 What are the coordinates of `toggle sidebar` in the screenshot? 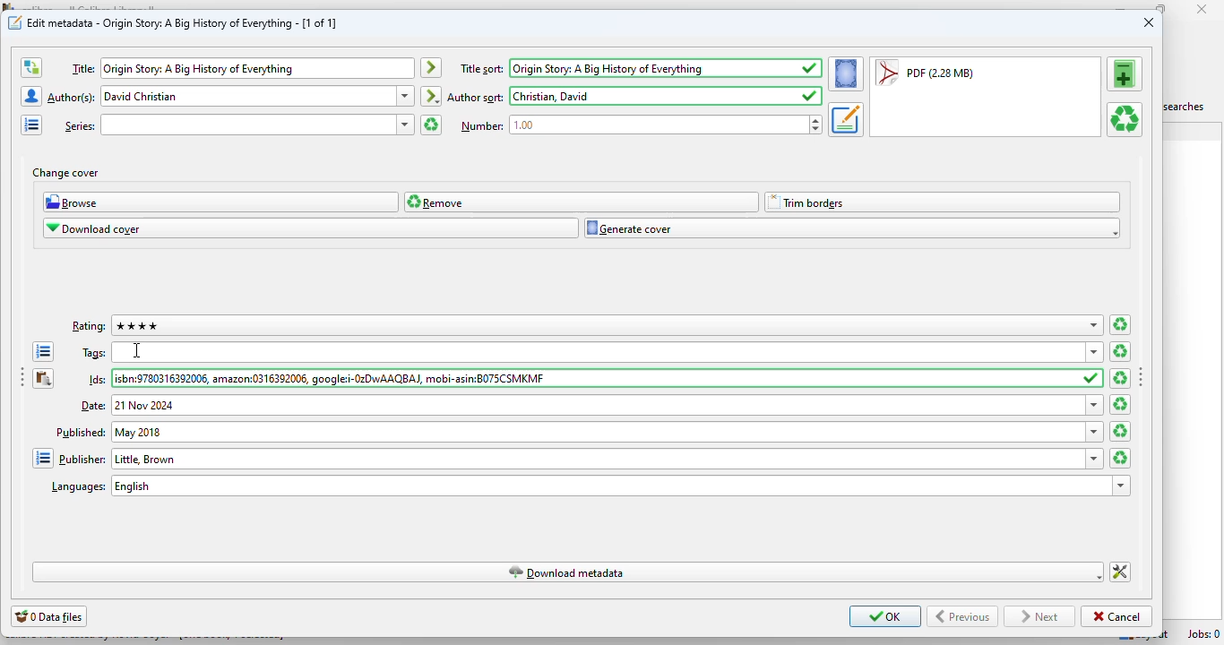 It's located at (1142, 376).